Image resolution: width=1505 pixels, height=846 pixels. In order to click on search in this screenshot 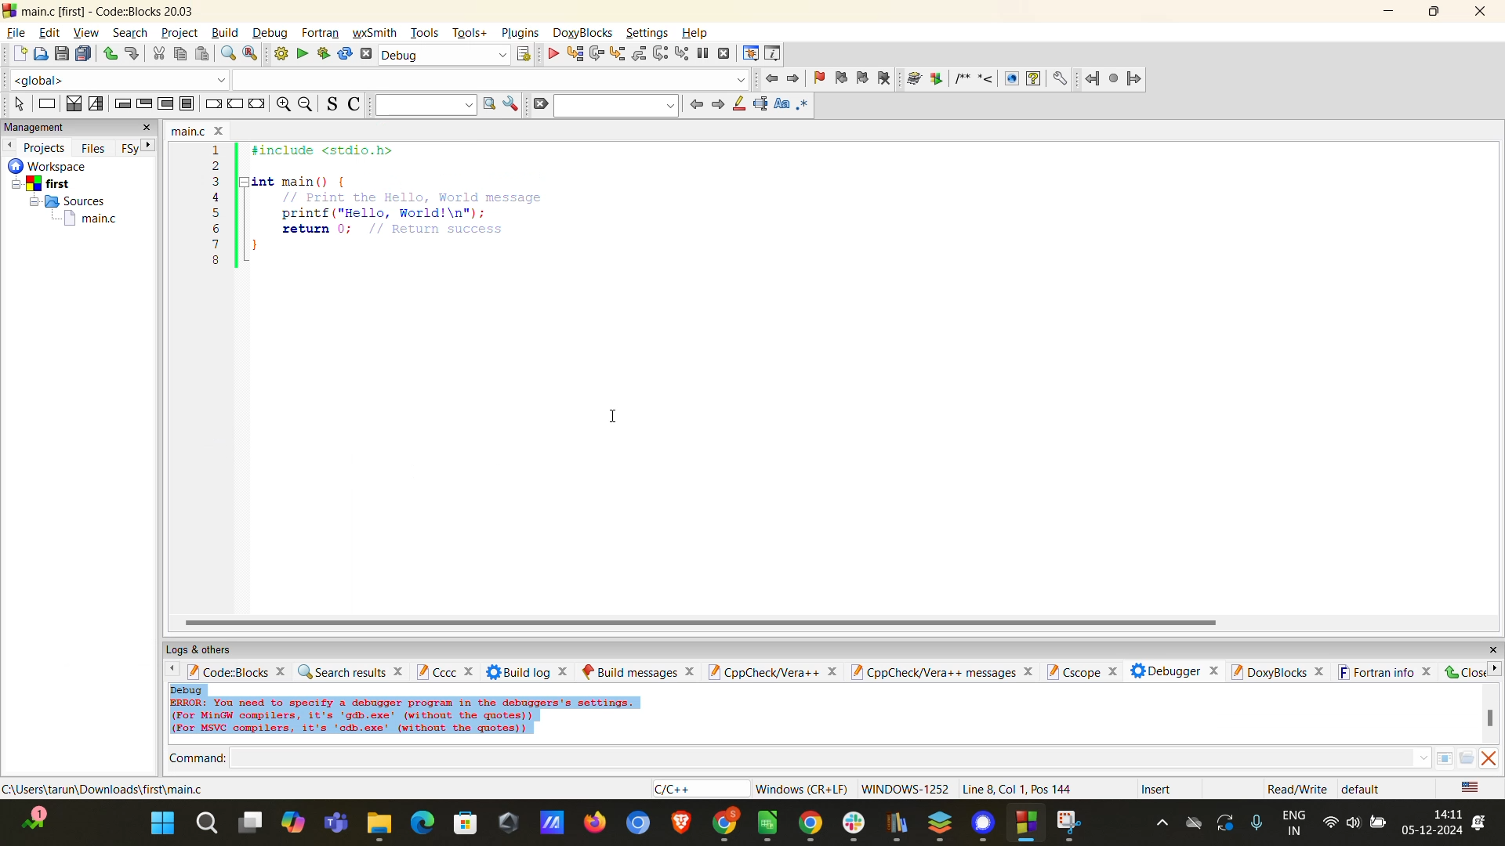, I will do `click(611, 107)`.